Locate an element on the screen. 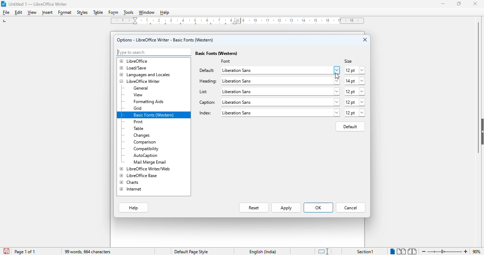 This screenshot has width=484, height=255. table is located at coordinates (139, 129).